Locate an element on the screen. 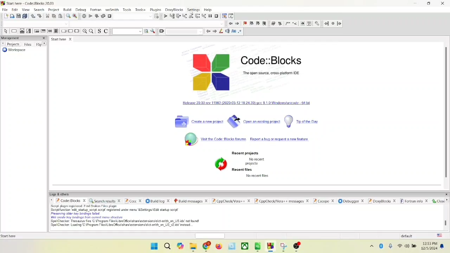  new is located at coordinates (5, 16).